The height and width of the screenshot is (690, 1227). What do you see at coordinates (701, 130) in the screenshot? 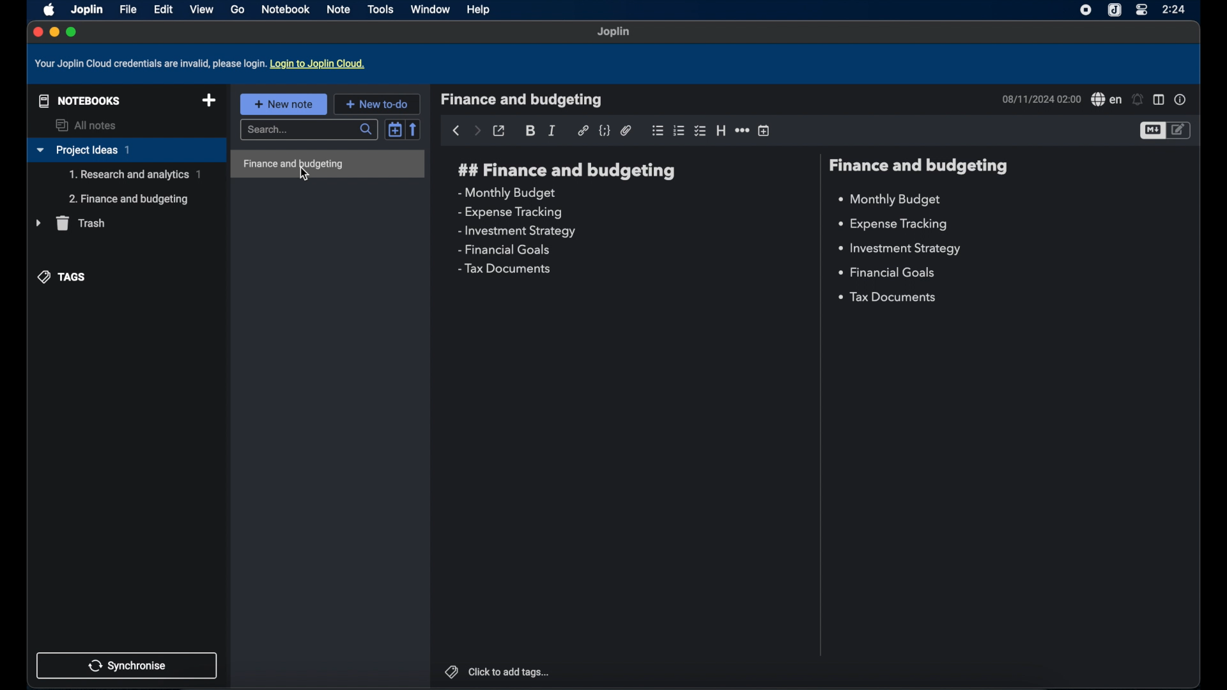
I see `checkbox` at bounding box center [701, 130].